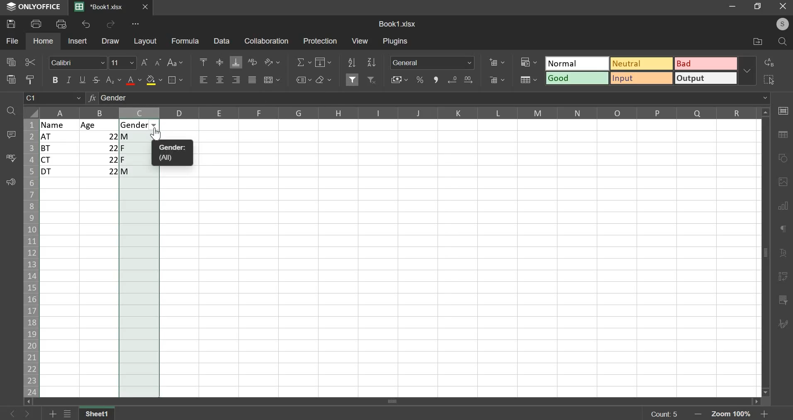 This screenshot has width=793, height=420. Describe the element at coordinates (139, 159) in the screenshot. I see `f` at that location.